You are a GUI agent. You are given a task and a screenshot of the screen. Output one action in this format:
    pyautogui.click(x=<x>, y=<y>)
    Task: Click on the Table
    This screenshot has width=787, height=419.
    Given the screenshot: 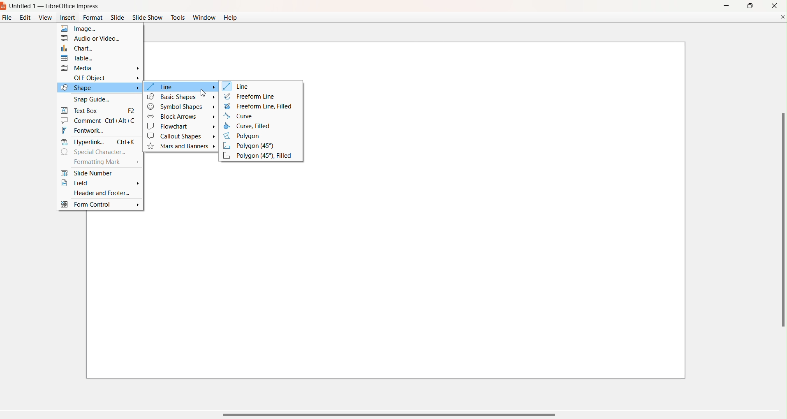 What is the action you would take?
    pyautogui.click(x=95, y=58)
    